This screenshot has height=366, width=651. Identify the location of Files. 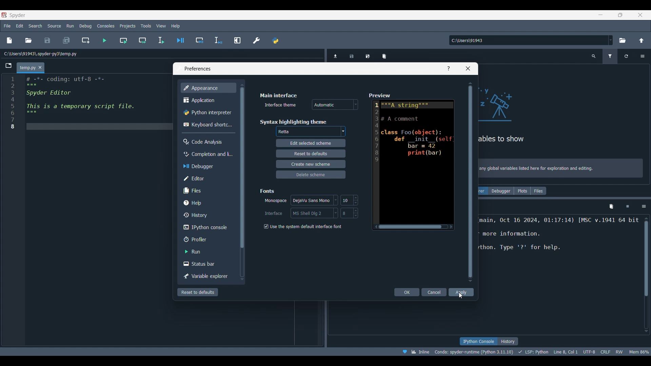
(208, 190).